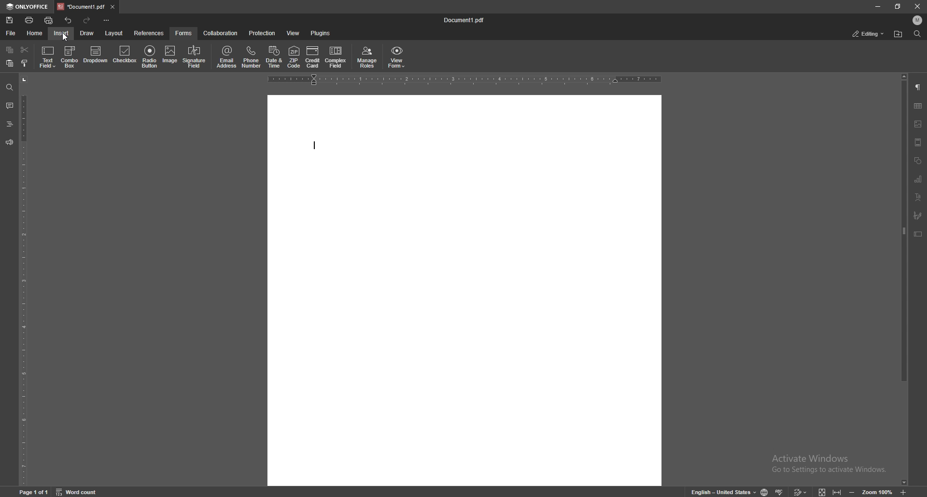 The image size is (927, 497). Describe the element at coordinates (917, 33) in the screenshot. I see `find` at that location.